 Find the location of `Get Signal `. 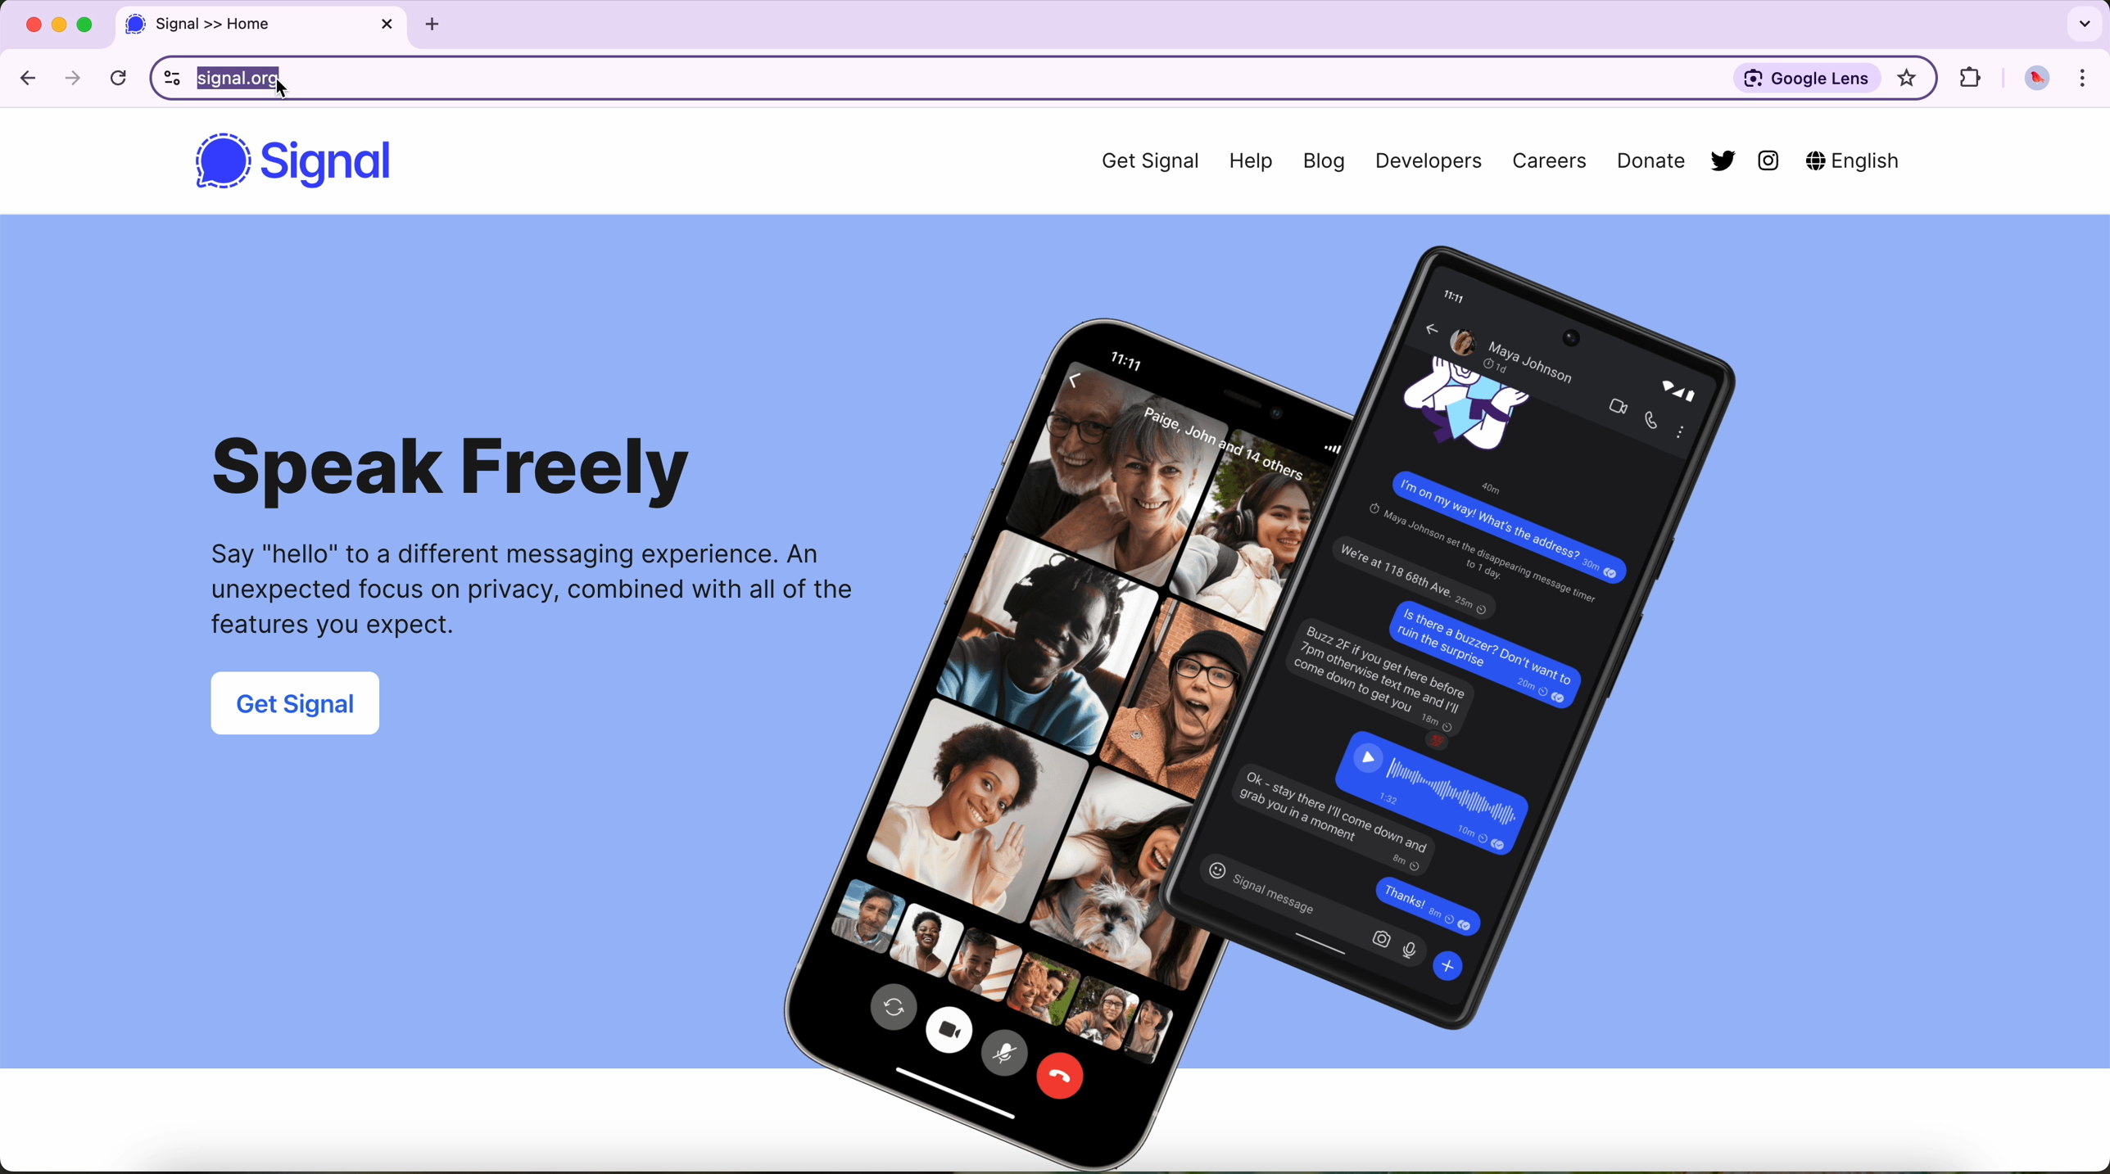

Get Signal  is located at coordinates (300, 707).